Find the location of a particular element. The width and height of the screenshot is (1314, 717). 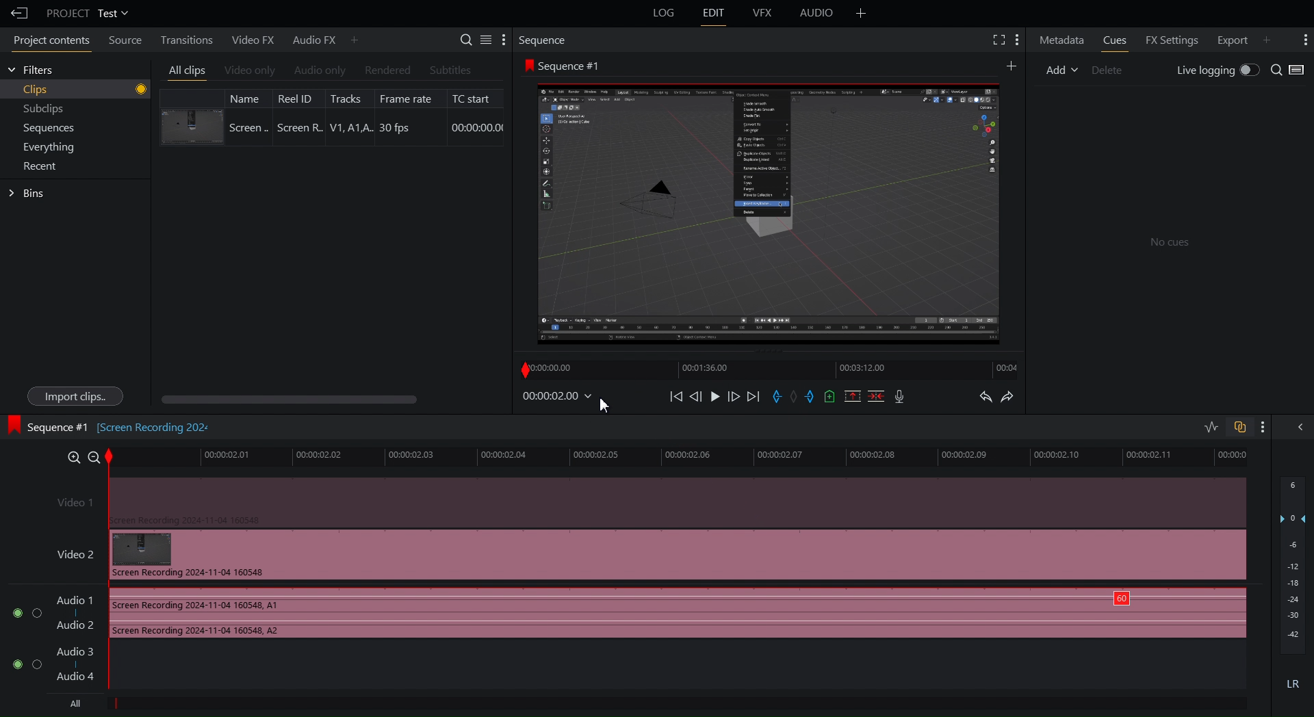

Project Test is located at coordinates (86, 13).